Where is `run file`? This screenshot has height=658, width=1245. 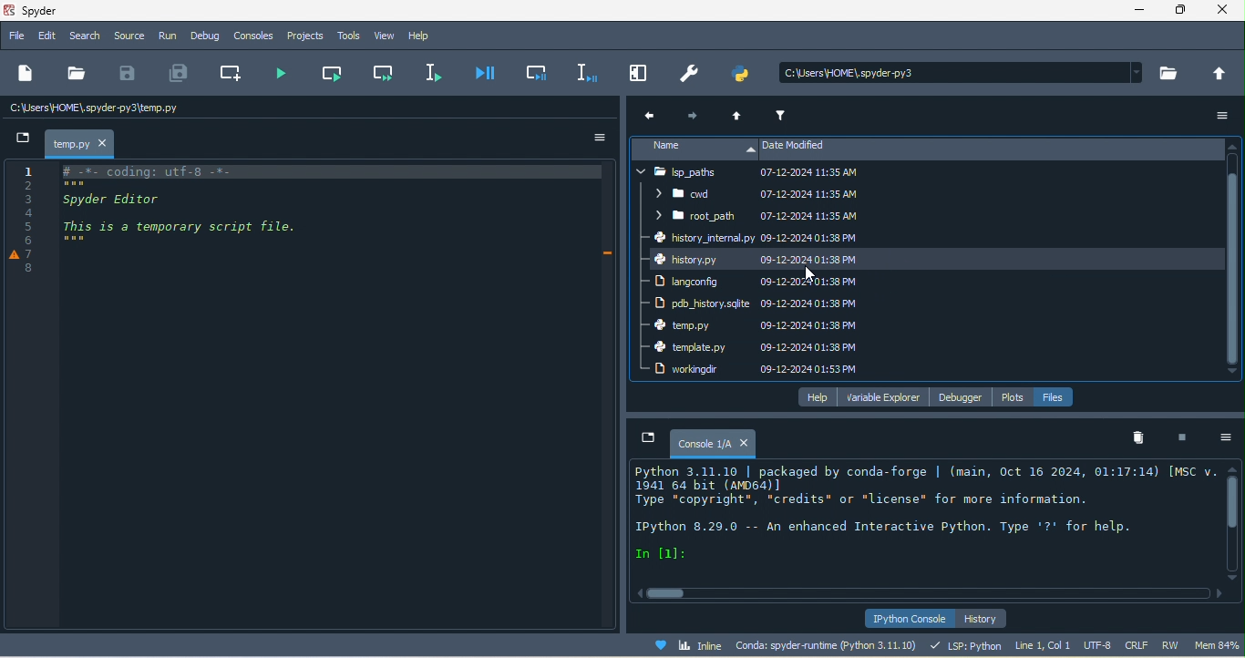 run file is located at coordinates (277, 74).